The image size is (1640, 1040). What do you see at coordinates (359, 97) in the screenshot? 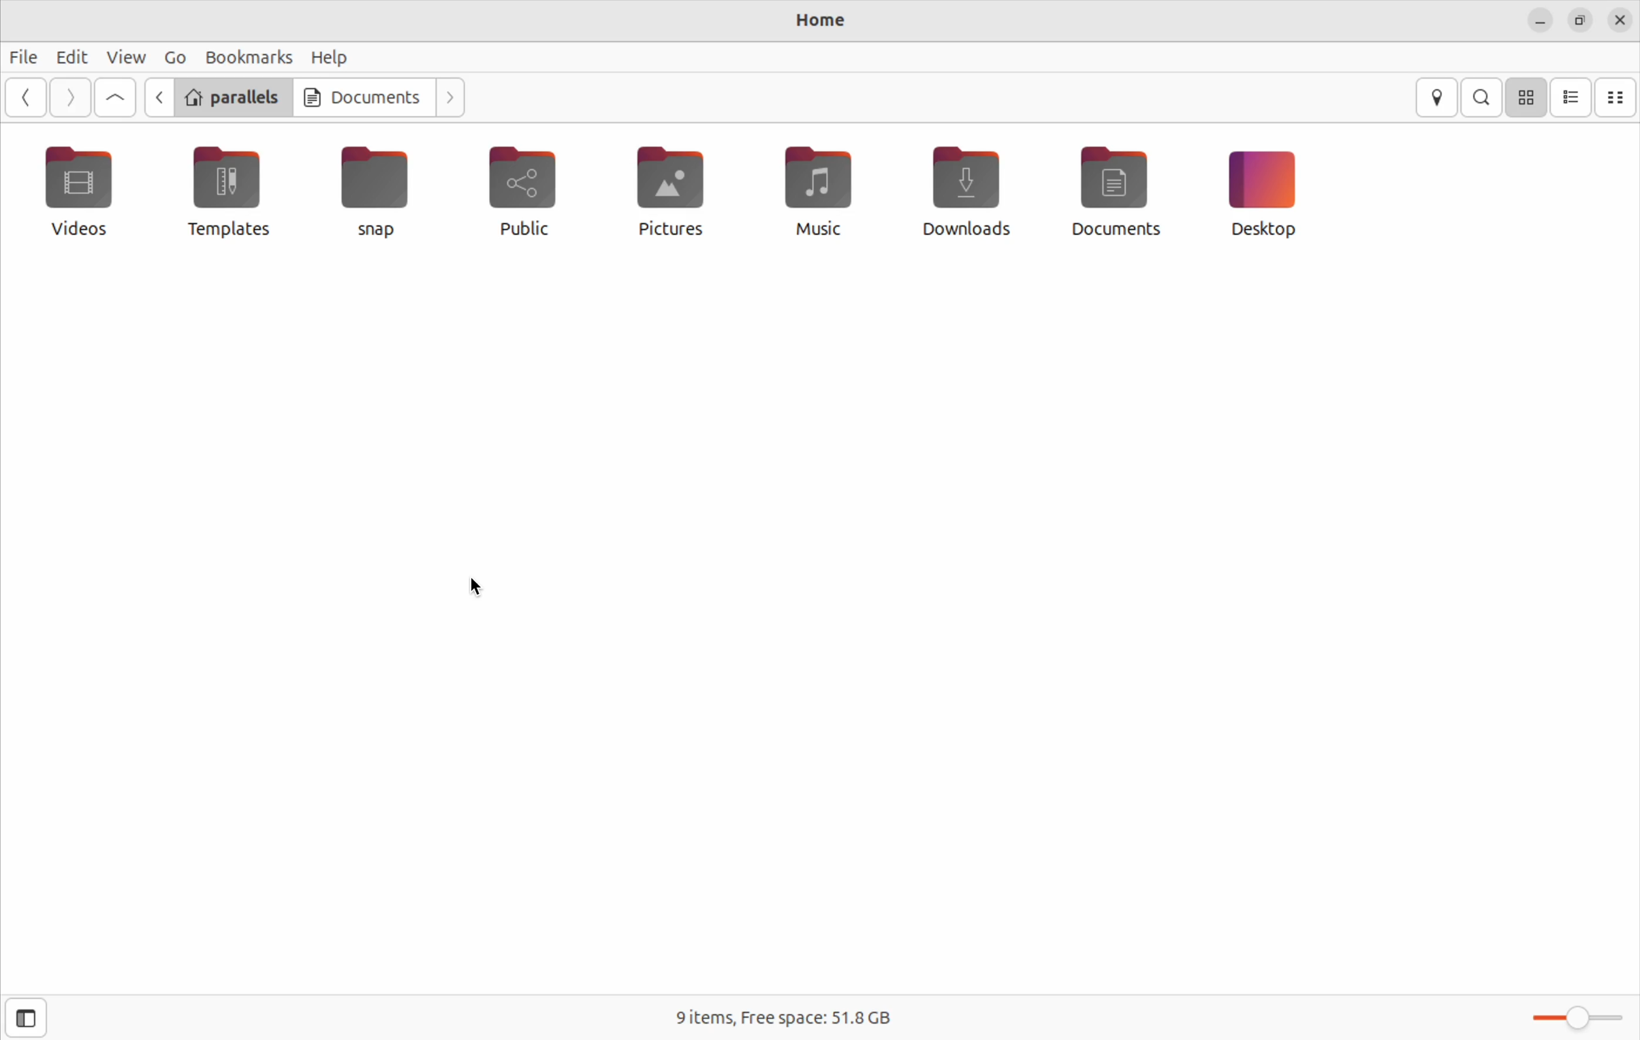
I see `documents` at bounding box center [359, 97].